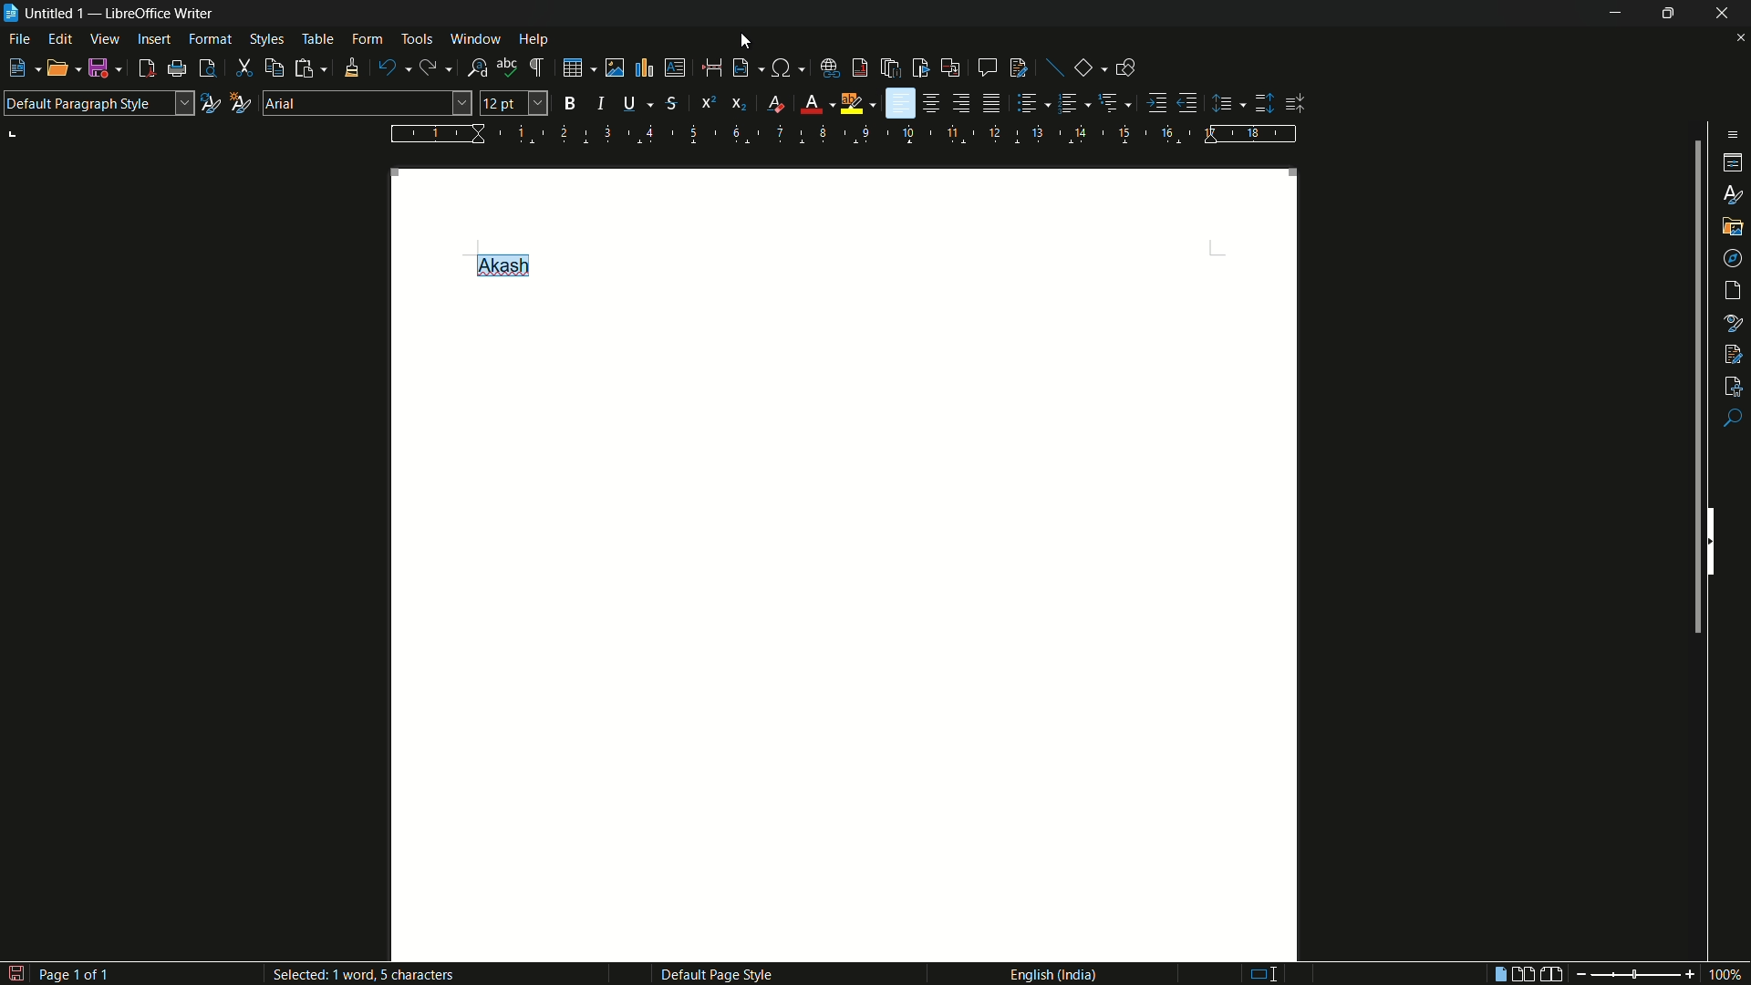 Image resolution: width=1751 pixels, height=985 pixels. Describe the element at coordinates (350, 67) in the screenshot. I see `clone formatting` at that location.